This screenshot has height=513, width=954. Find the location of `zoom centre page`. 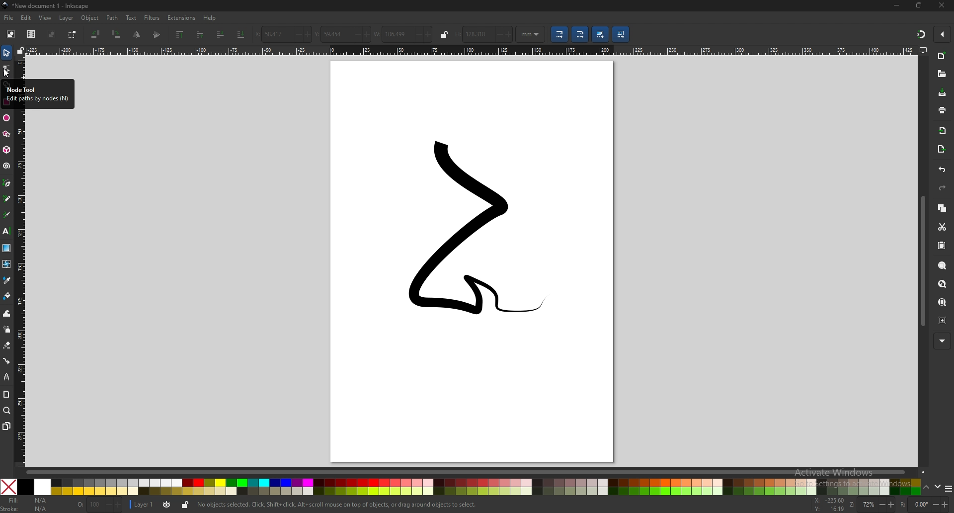

zoom centre page is located at coordinates (943, 321).